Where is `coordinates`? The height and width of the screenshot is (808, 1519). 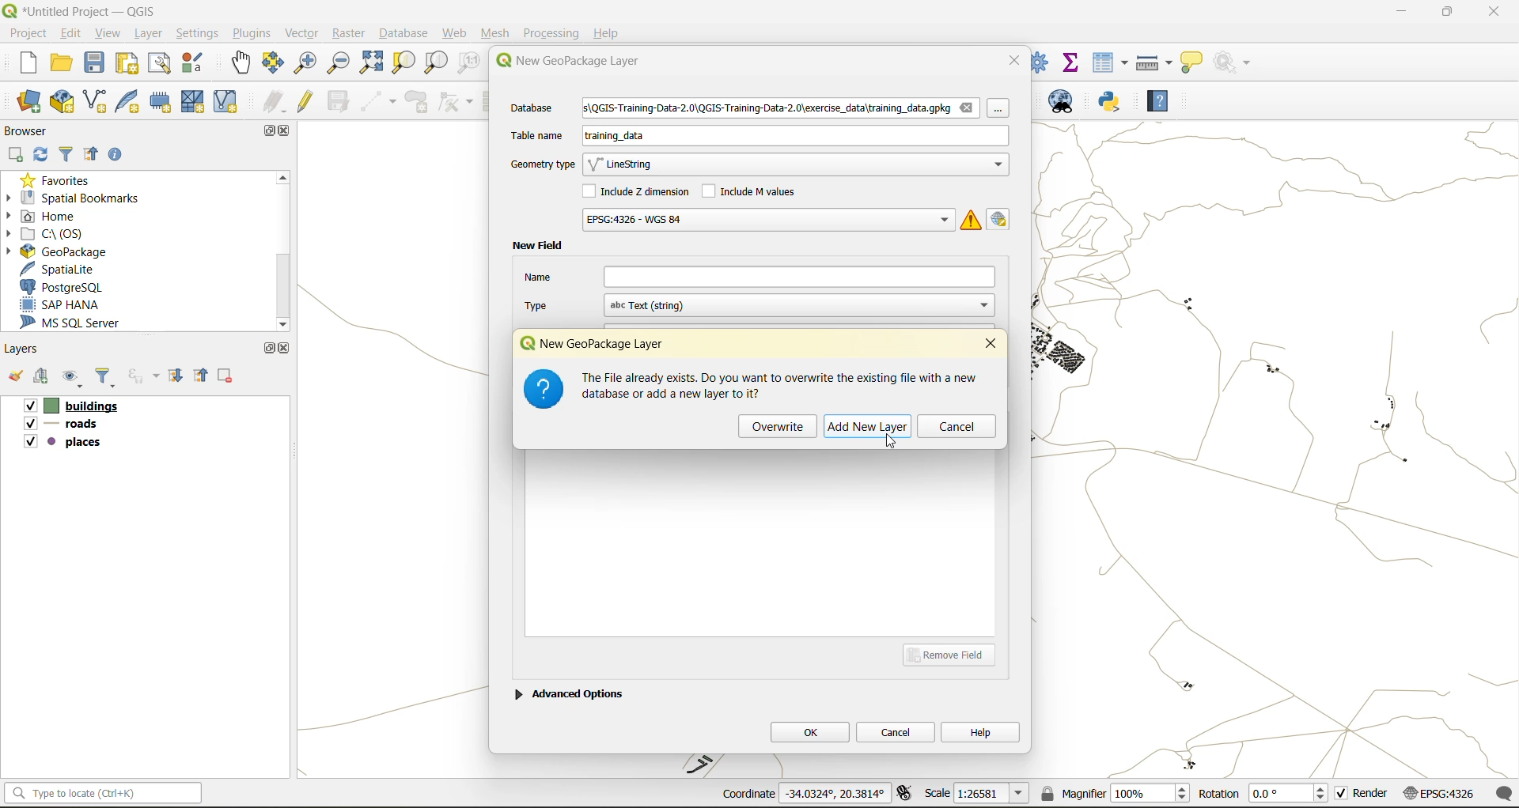 coordinates is located at coordinates (802, 795).